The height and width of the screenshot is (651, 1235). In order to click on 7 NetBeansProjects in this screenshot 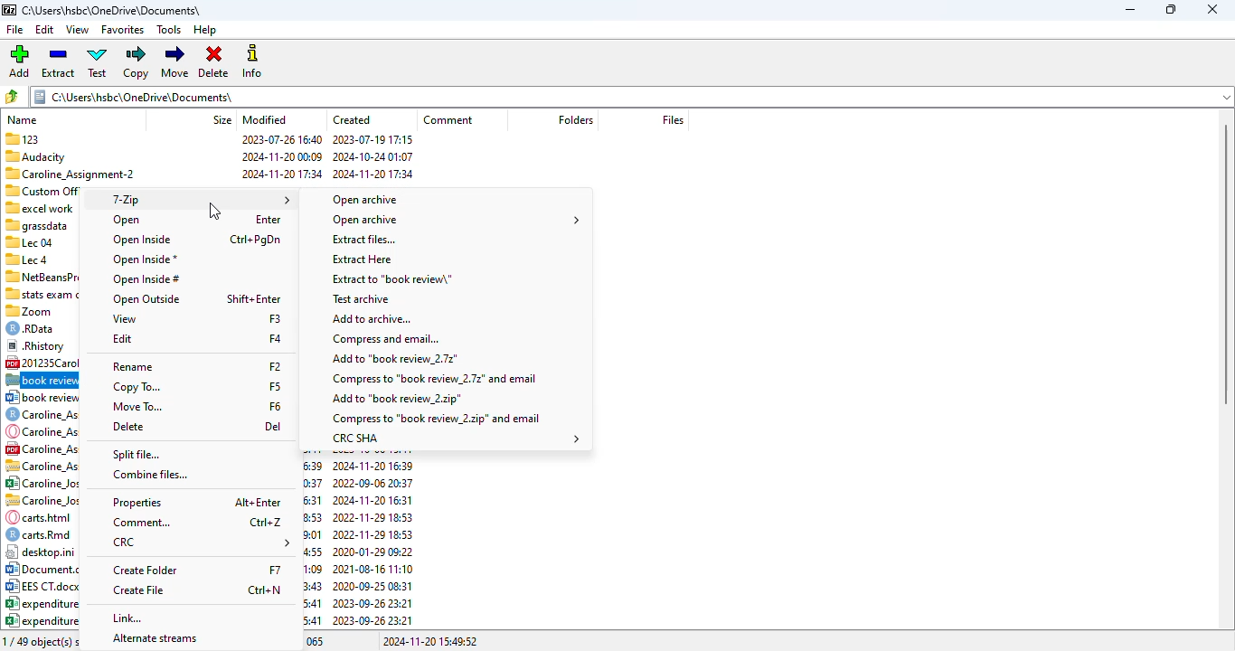, I will do `click(41, 277)`.